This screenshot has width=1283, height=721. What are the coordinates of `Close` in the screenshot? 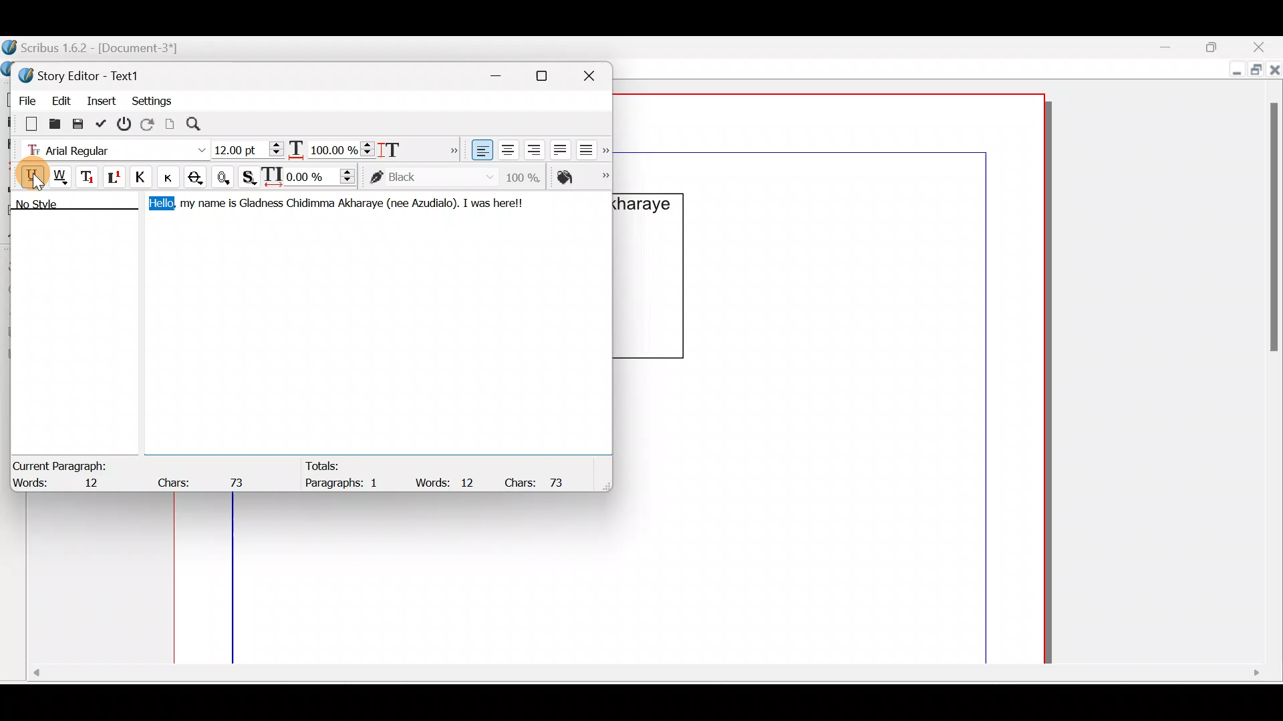 It's located at (1275, 73).